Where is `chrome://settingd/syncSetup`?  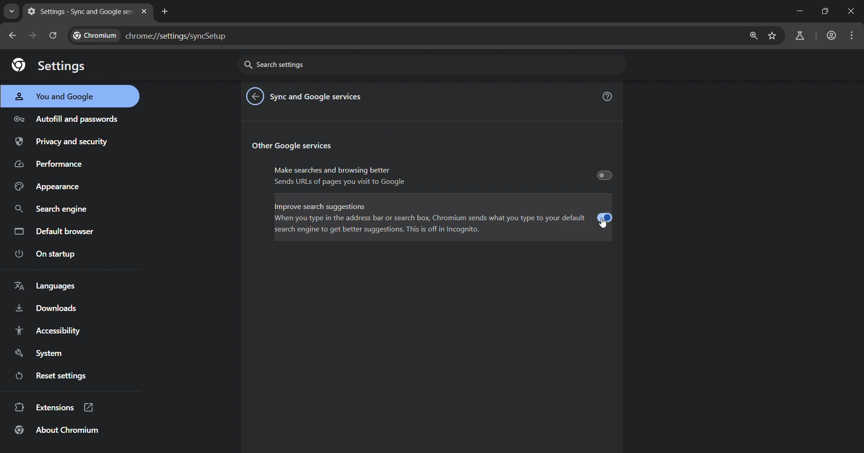
chrome://settingd/syncSetup is located at coordinates (152, 35).